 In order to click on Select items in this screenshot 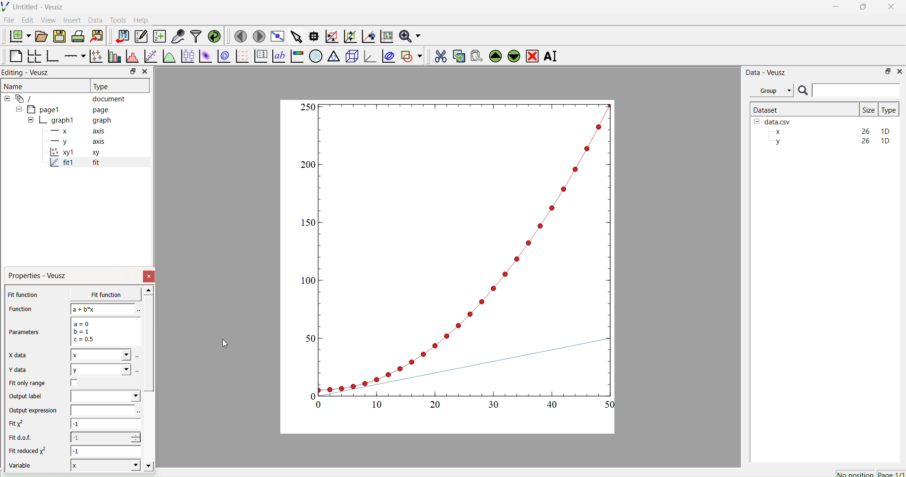, I will do `click(295, 37)`.